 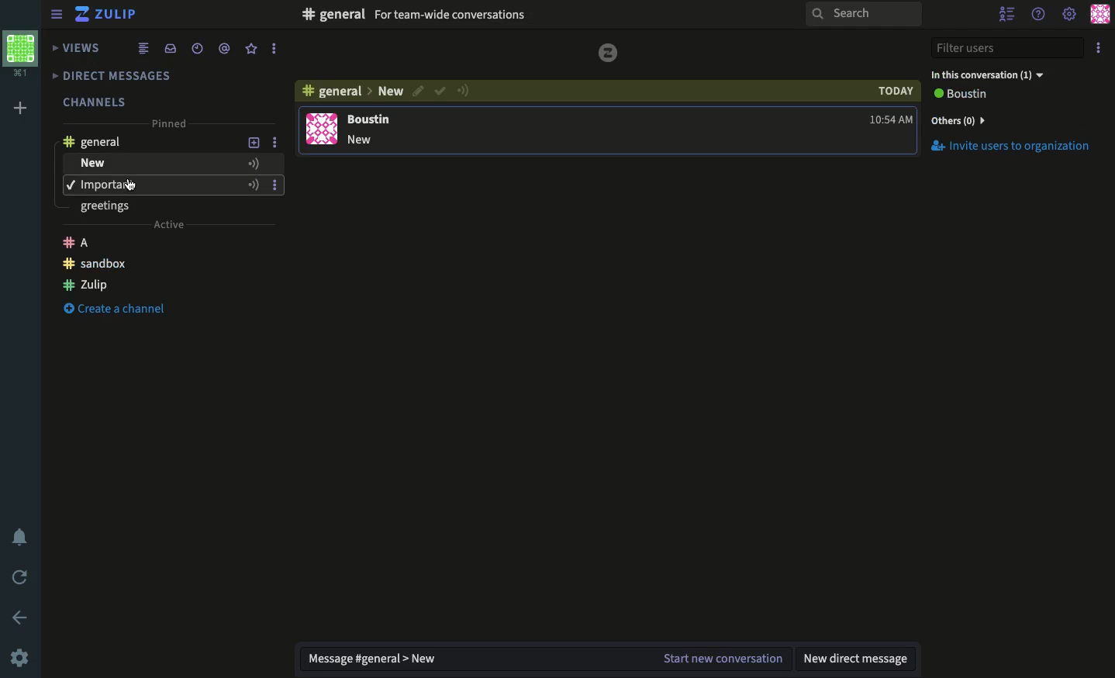 What do you see at coordinates (133, 185) in the screenshot?
I see `Cursor` at bounding box center [133, 185].